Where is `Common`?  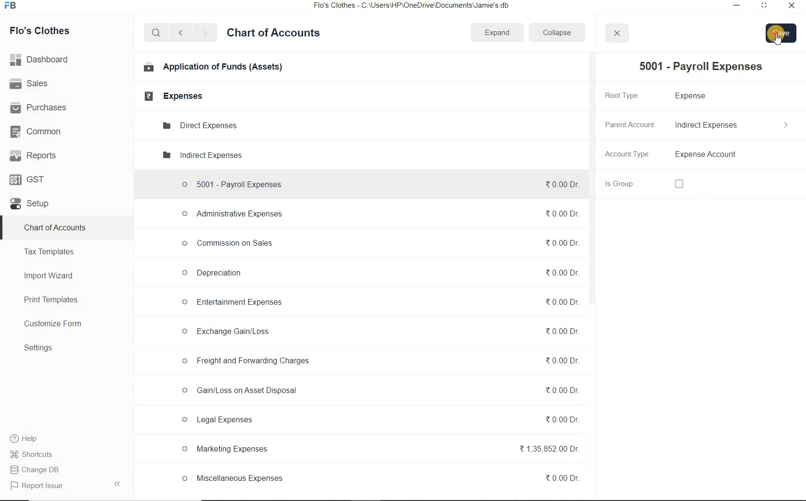
Common is located at coordinates (39, 131).